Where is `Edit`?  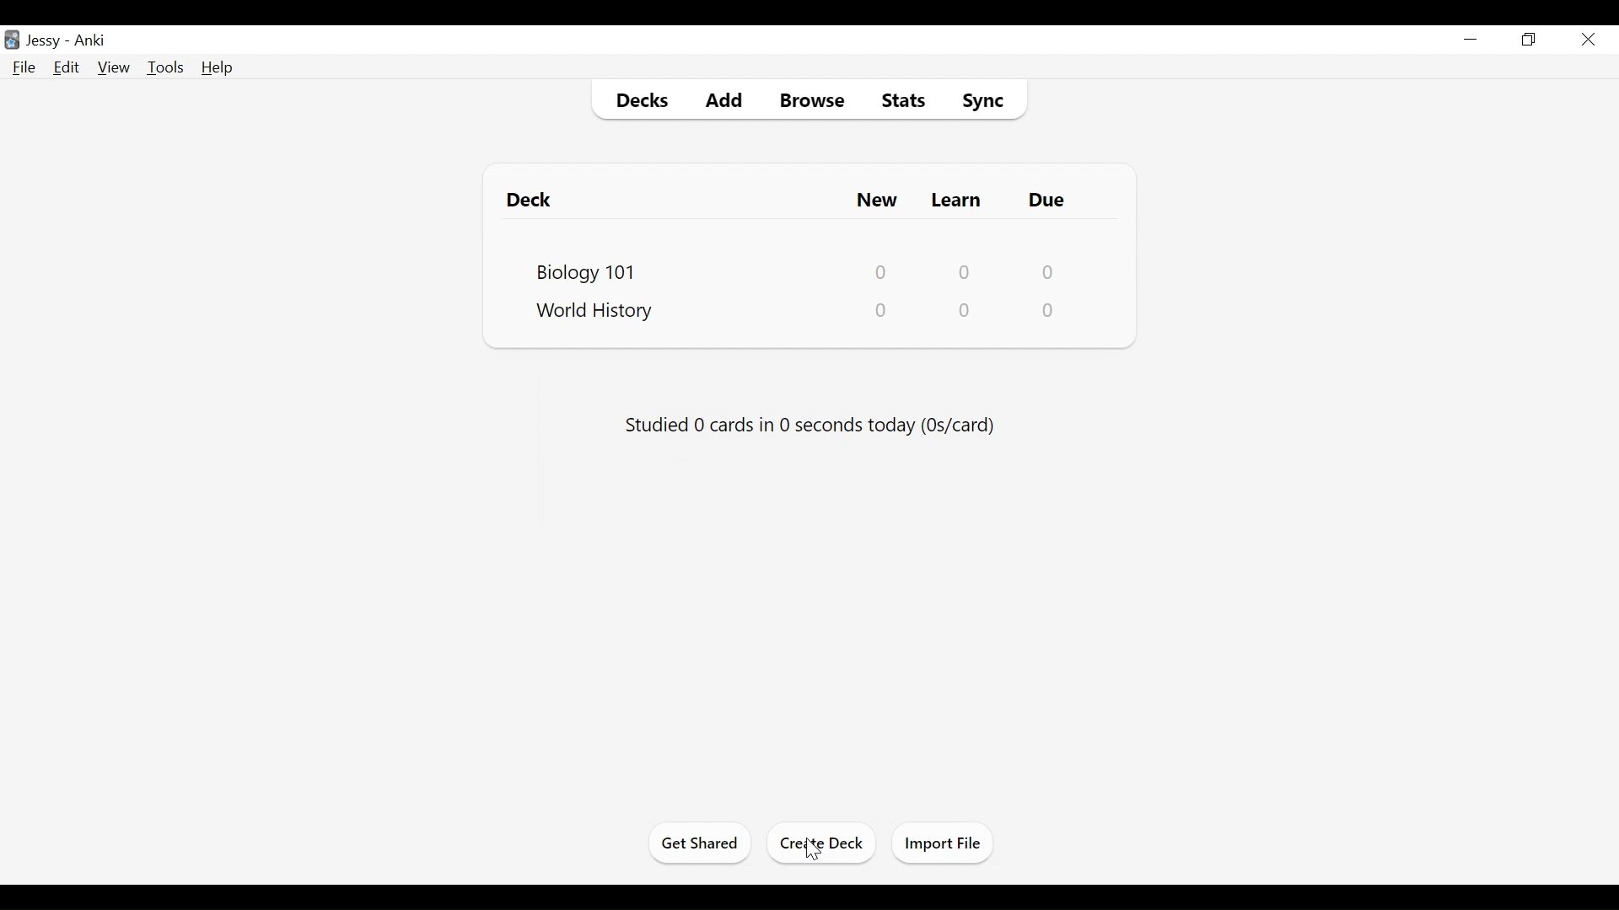
Edit is located at coordinates (67, 68).